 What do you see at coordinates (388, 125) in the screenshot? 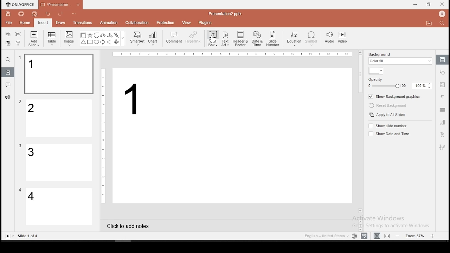
I see `show slide number on/off` at bounding box center [388, 125].